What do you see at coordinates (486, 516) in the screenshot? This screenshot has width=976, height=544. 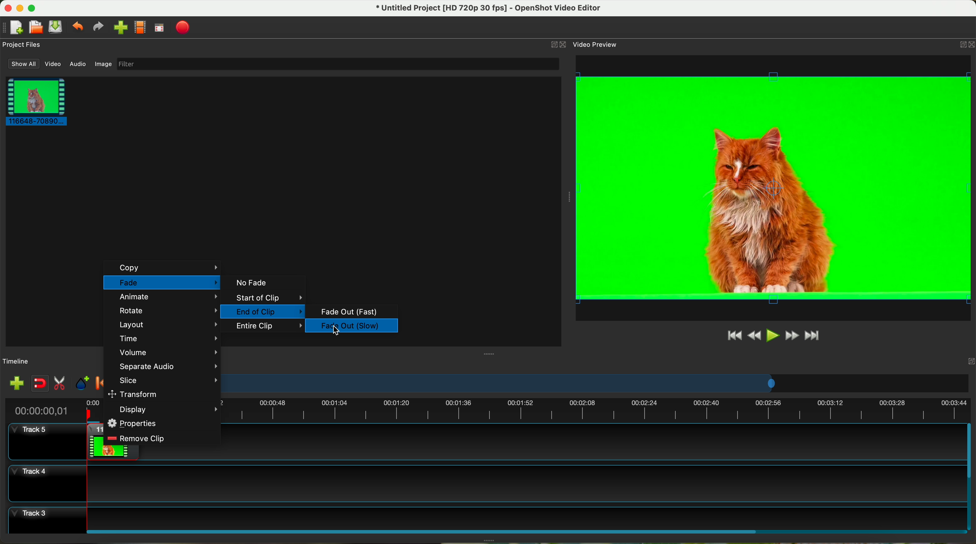 I see `track 3` at bounding box center [486, 516].